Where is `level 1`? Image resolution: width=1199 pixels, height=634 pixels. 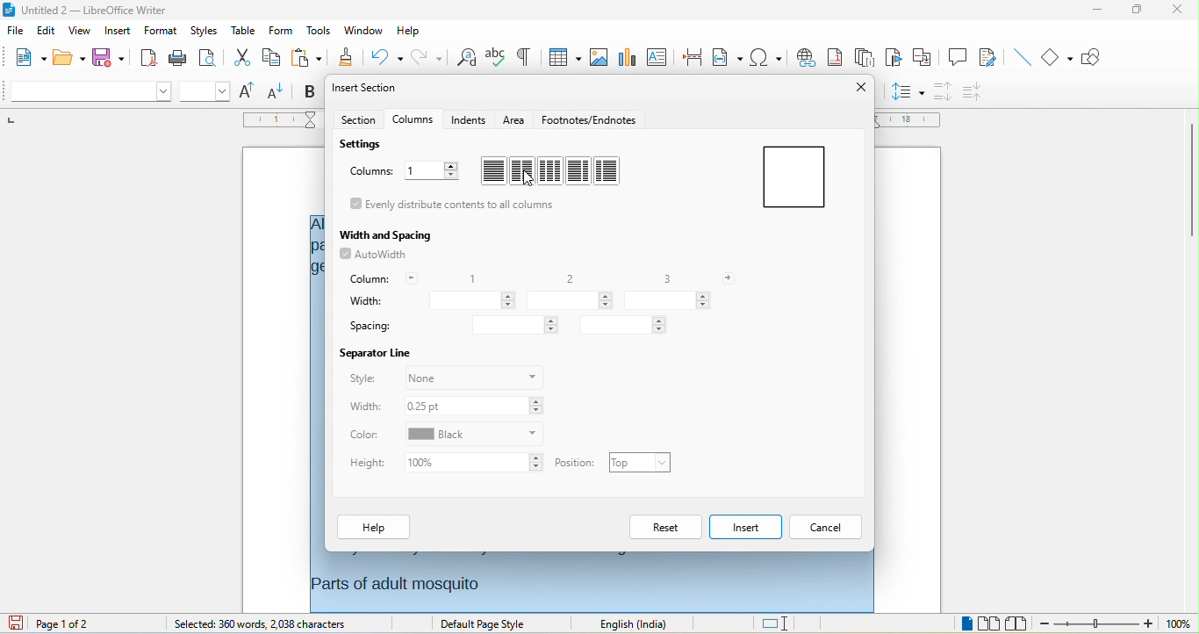
level 1 is located at coordinates (898, 625).